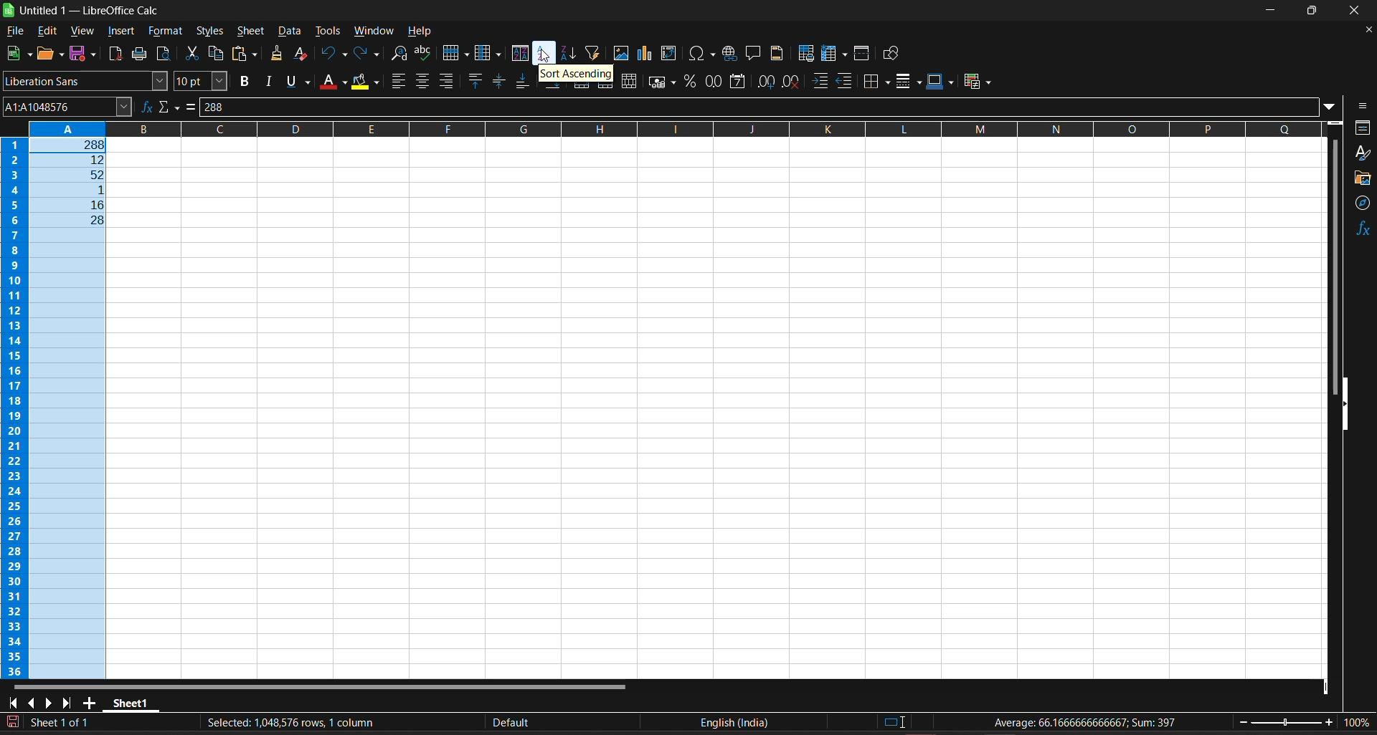 The height and width of the screenshot is (735, 1377). I want to click on unmerge cells, so click(630, 80).